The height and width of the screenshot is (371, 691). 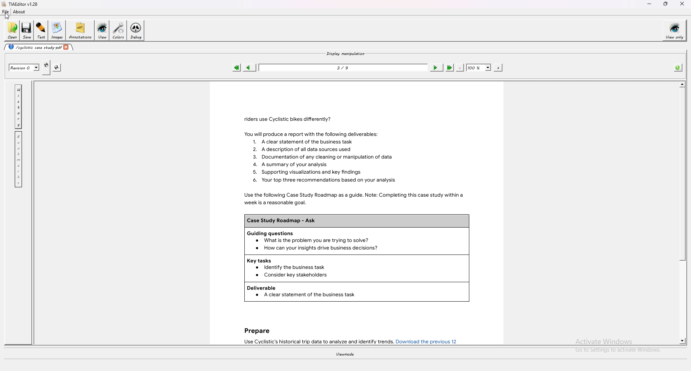 I want to click on viewmode, so click(x=345, y=354).